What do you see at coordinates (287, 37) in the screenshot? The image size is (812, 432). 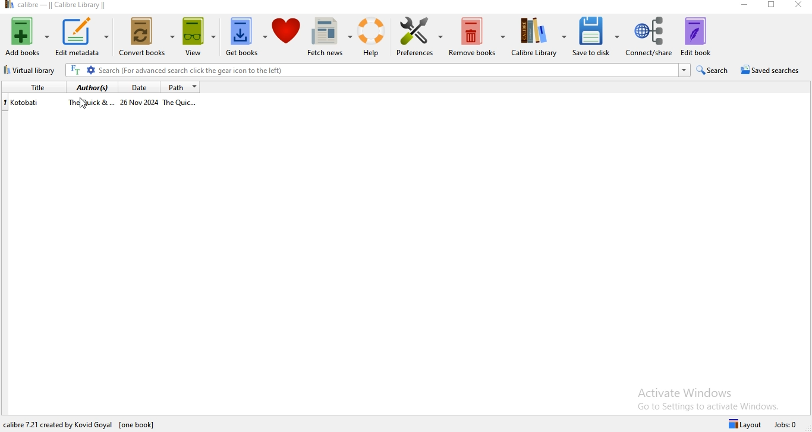 I see `donate to calibre` at bounding box center [287, 37].